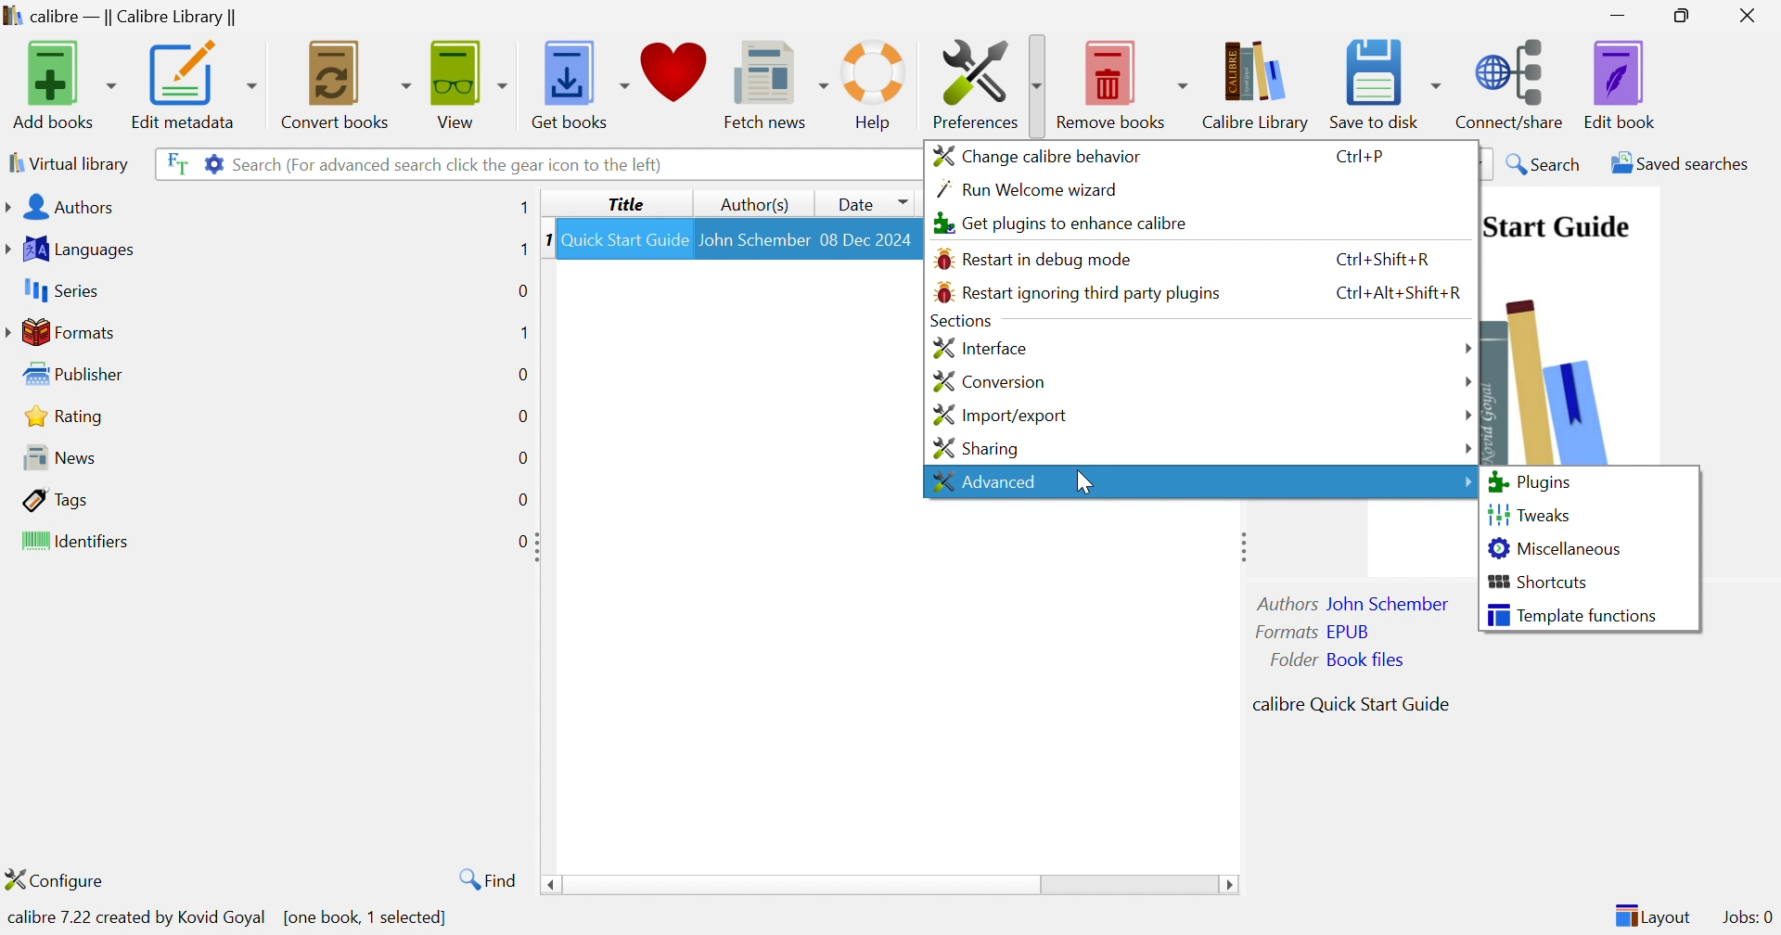 The width and height of the screenshot is (1781, 935). What do you see at coordinates (1036, 154) in the screenshot?
I see `Change calibre behaviour` at bounding box center [1036, 154].